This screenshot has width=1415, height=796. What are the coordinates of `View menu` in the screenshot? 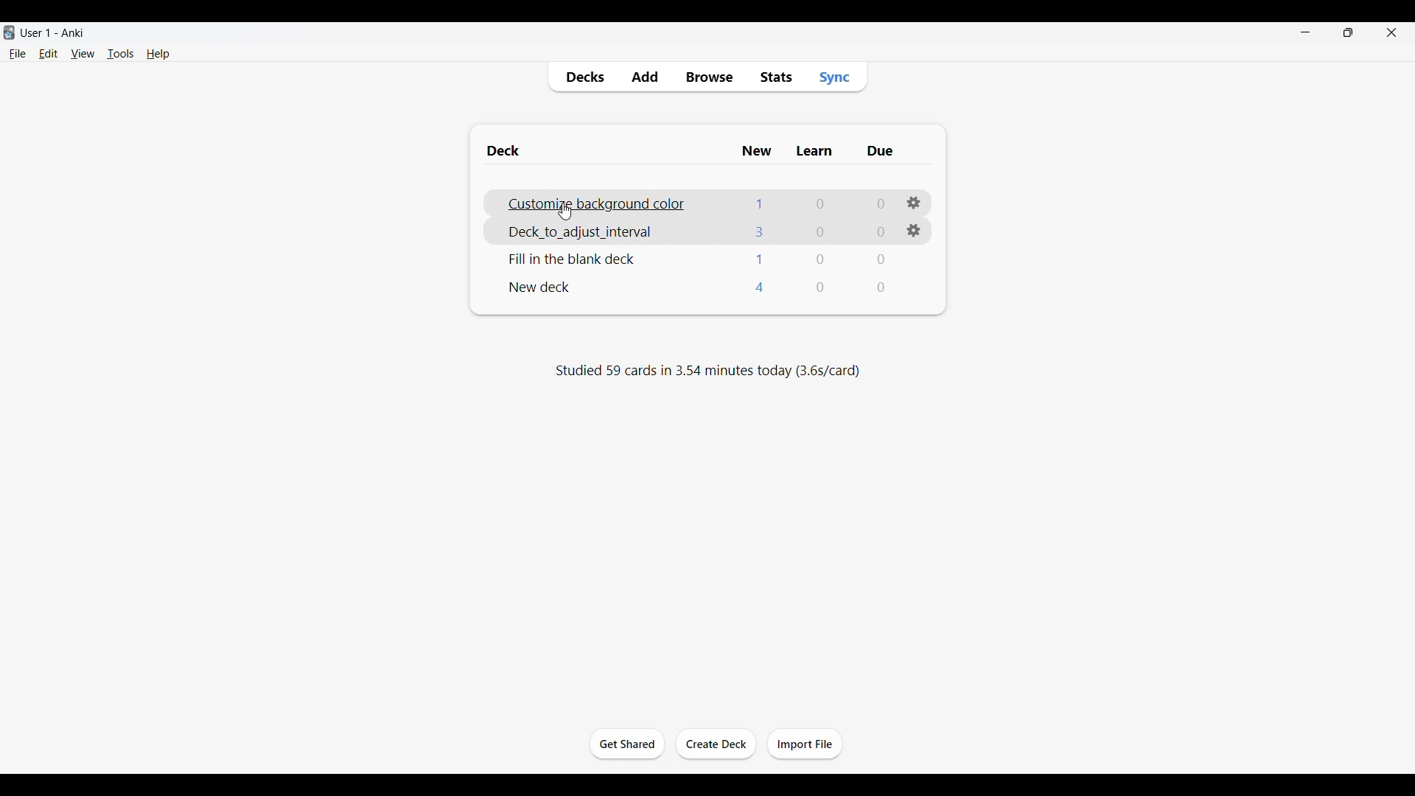 It's located at (83, 54).